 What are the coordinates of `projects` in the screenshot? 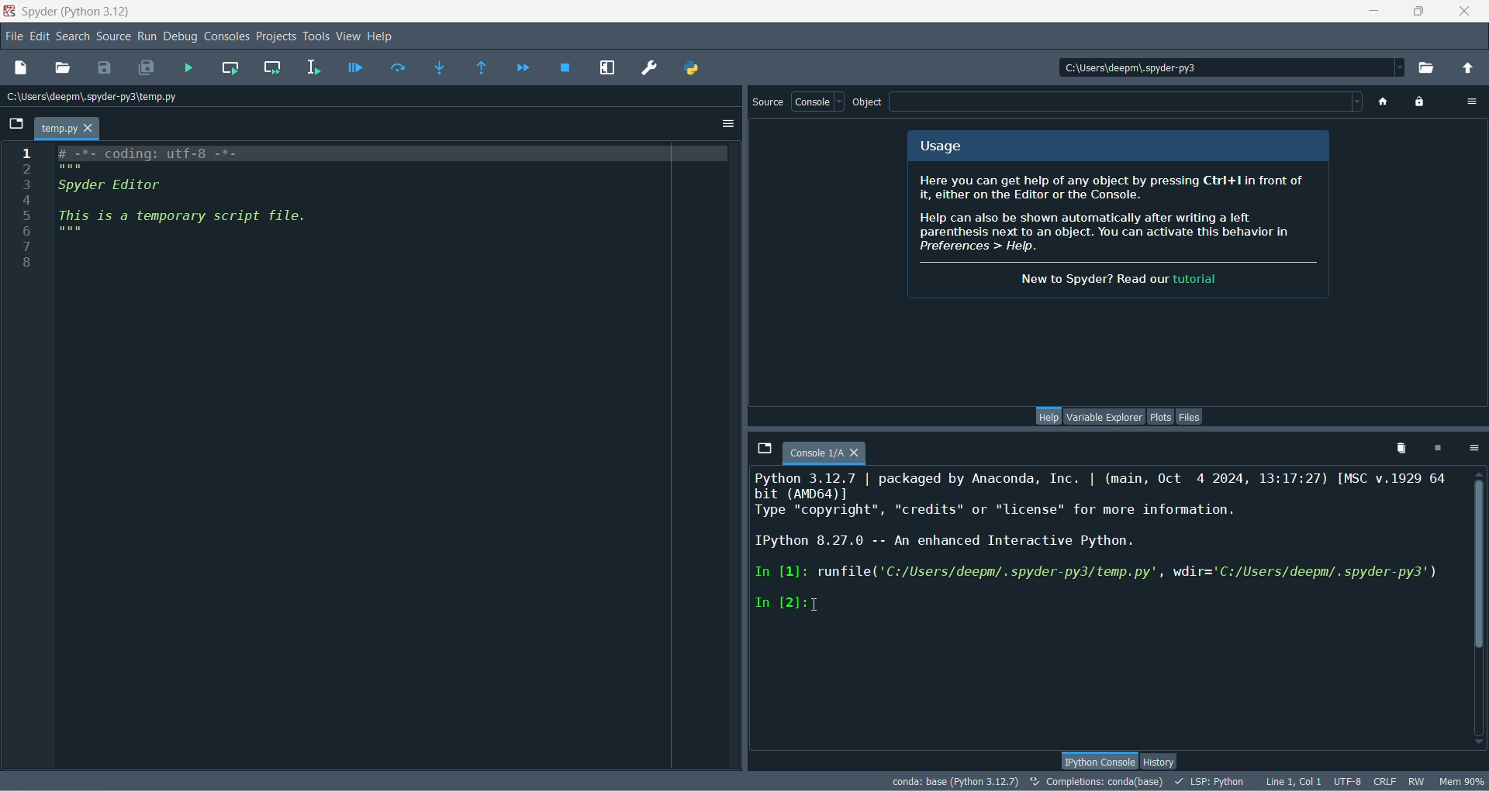 It's located at (274, 38).